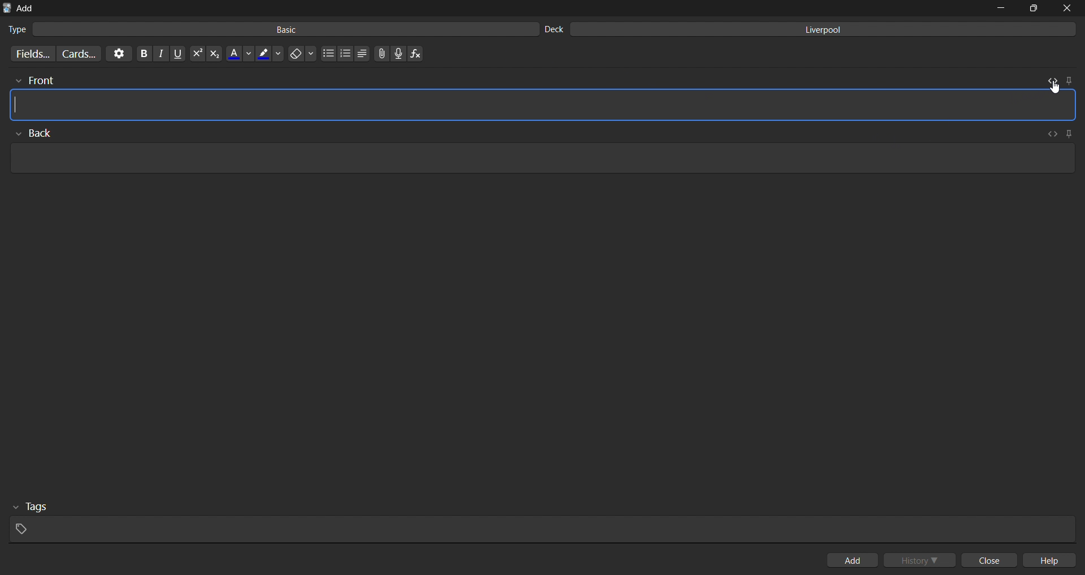 The height and width of the screenshot is (575, 1085). Describe the element at coordinates (270, 29) in the screenshot. I see `basic card type ` at that location.